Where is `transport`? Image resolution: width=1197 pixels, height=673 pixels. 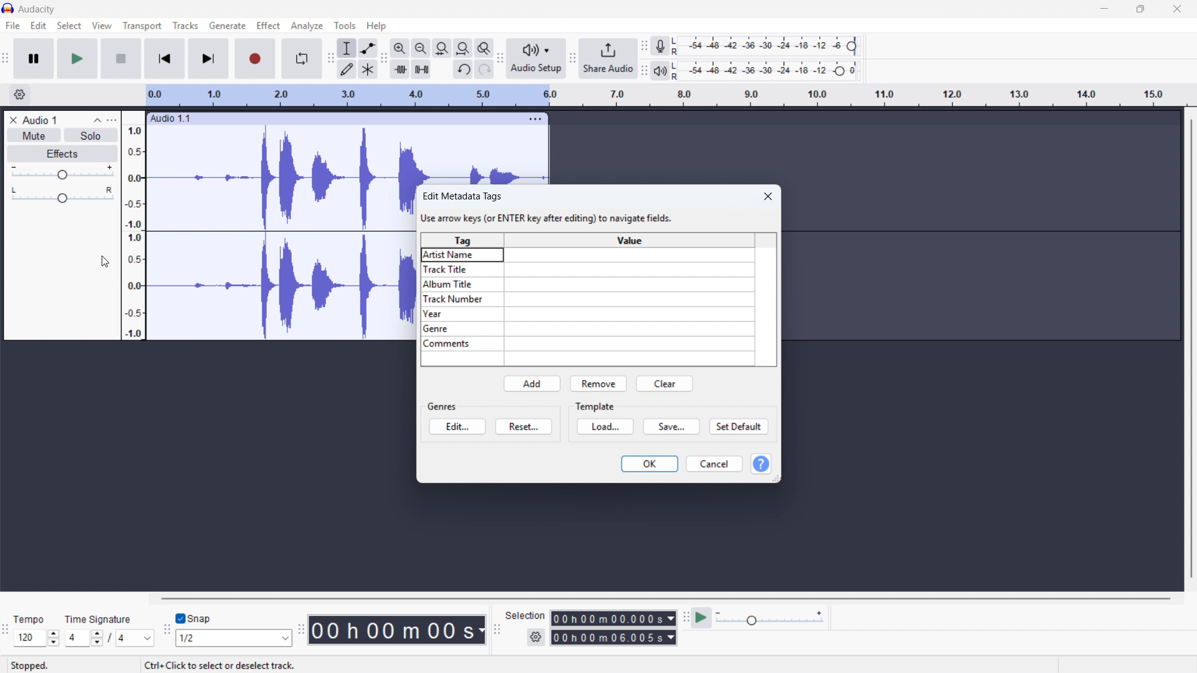 transport is located at coordinates (142, 26).